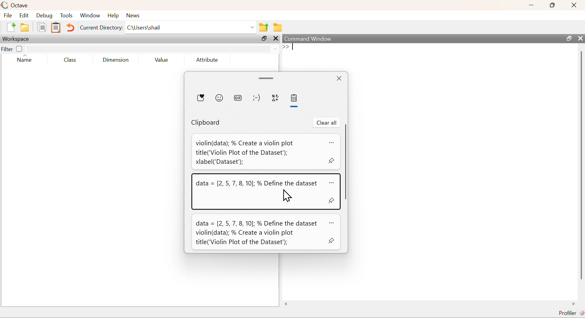  I want to click on logo, so click(5, 5).